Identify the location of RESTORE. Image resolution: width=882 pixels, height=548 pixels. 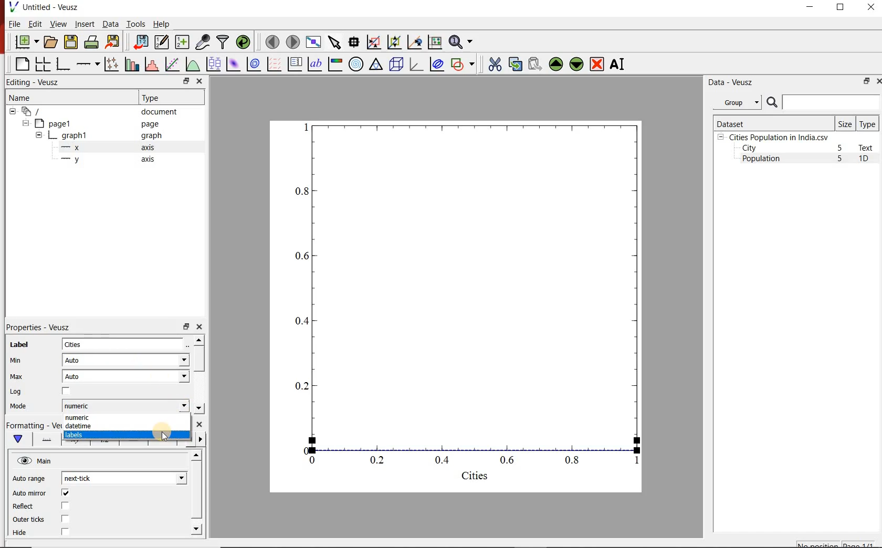
(841, 7).